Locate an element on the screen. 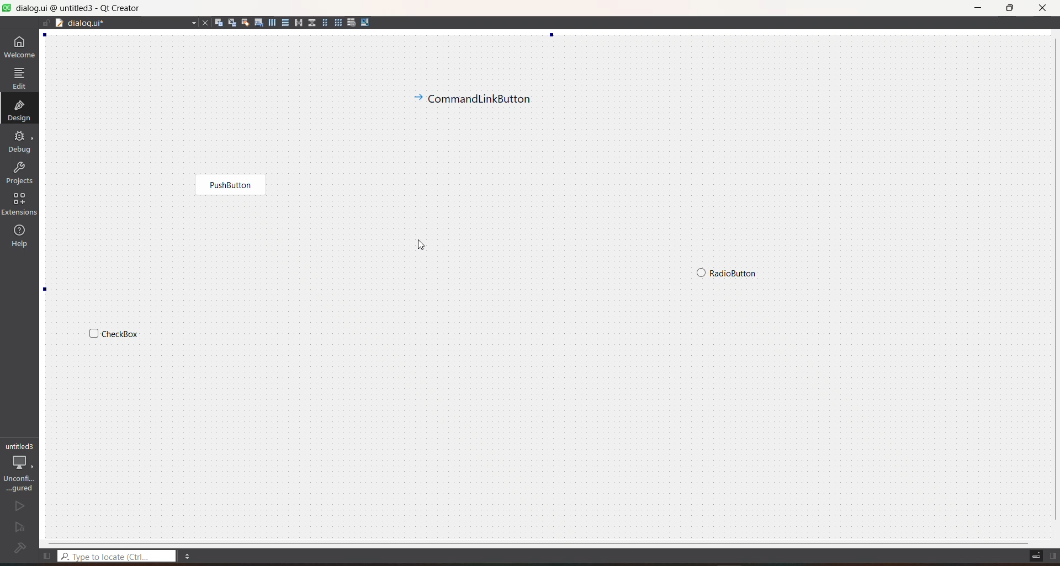 The image size is (1060, 566). widget 3 is located at coordinates (229, 187).